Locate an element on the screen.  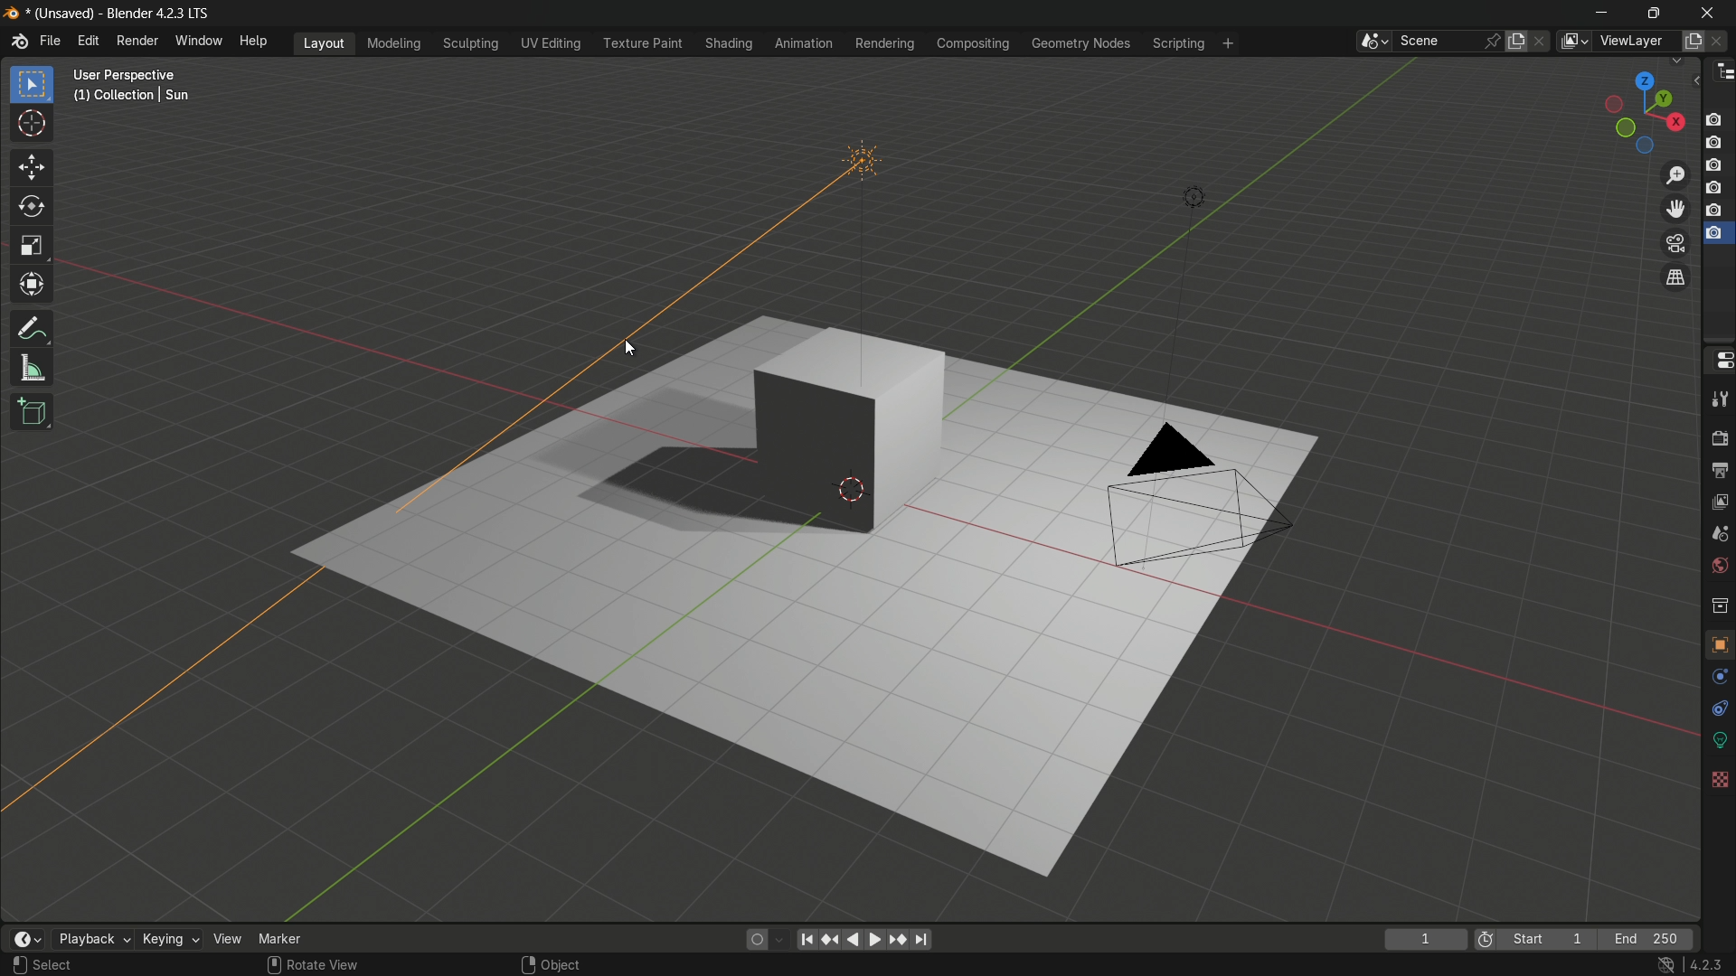
layer 5 is located at coordinates (1713, 211).